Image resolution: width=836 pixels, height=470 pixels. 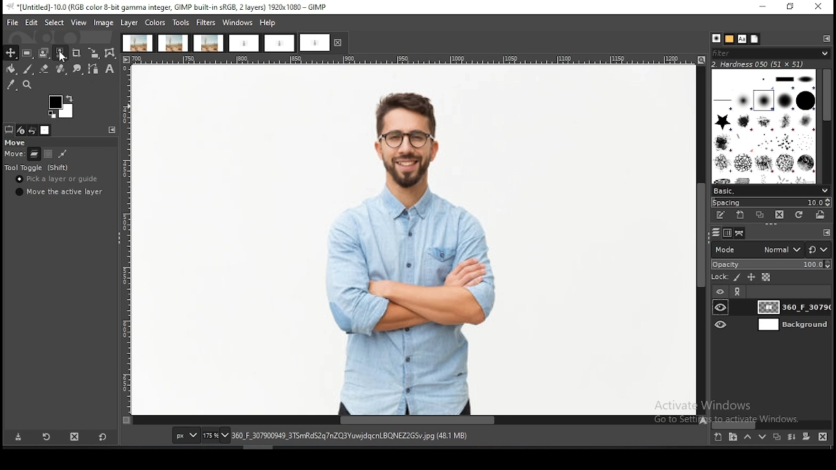 I want to click on smudge tool, so click(x=78, y=69).